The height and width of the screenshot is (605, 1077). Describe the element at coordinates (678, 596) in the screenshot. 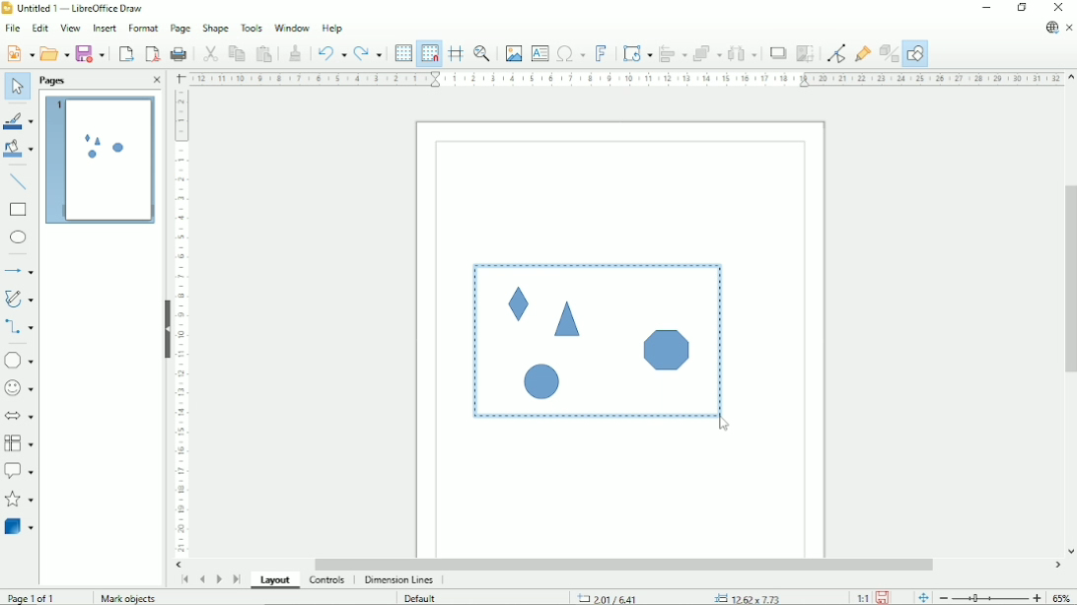

I see `Cursor position` at that location.